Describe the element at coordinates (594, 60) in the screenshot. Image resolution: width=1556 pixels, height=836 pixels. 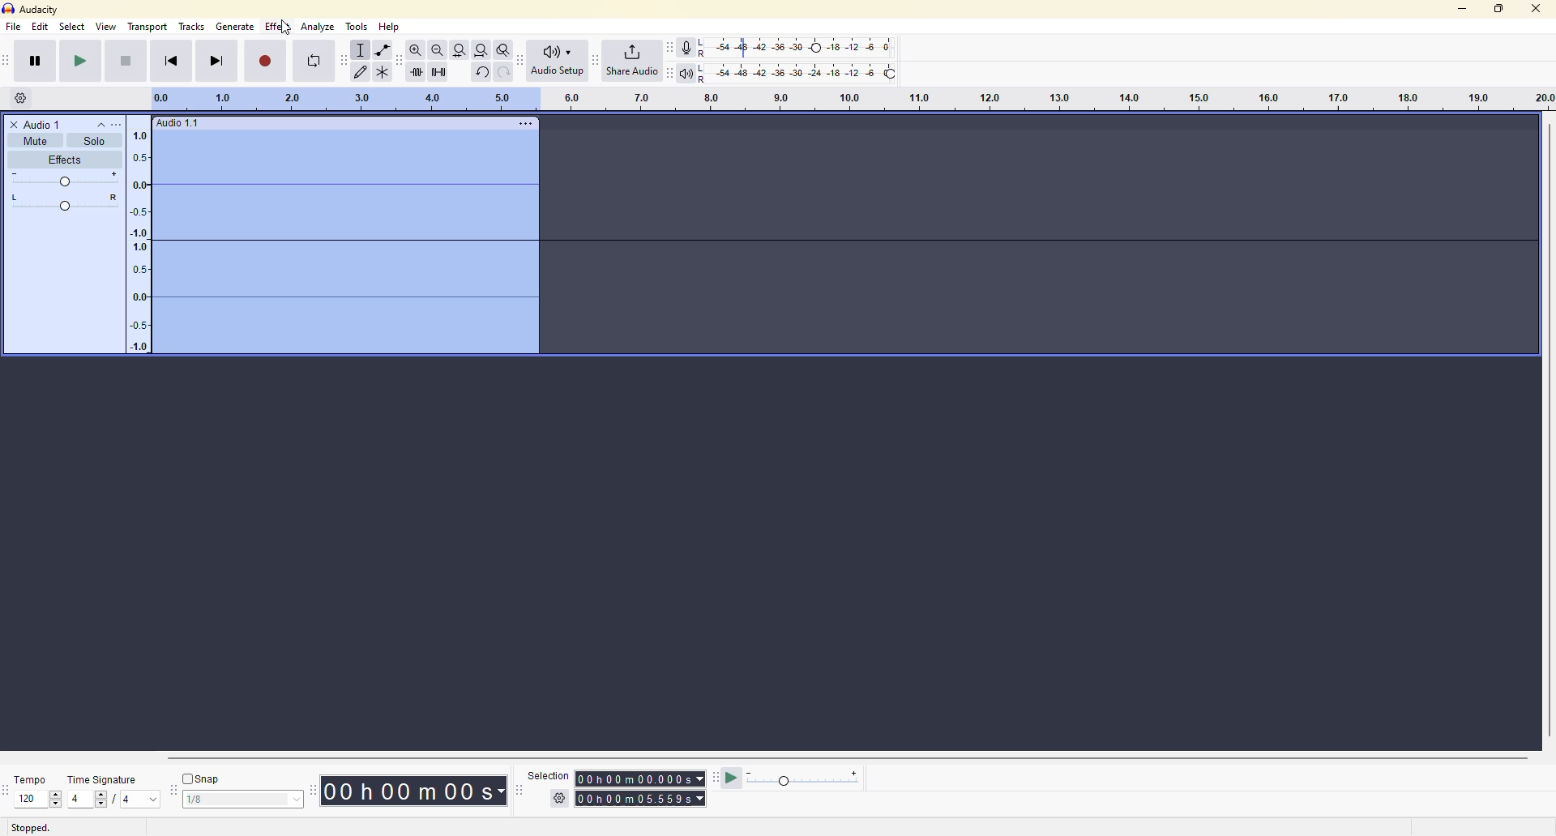
I see `share audio toolbar` at that location.